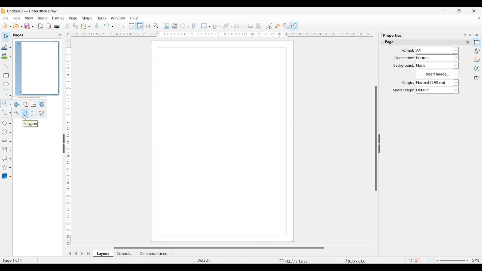 Image resolution: width=482 pixels, height=271 pixels. What do you see at coordinates (437, 83) in the screenshot?
I see `Margin options` at bounding box center [437, 83].